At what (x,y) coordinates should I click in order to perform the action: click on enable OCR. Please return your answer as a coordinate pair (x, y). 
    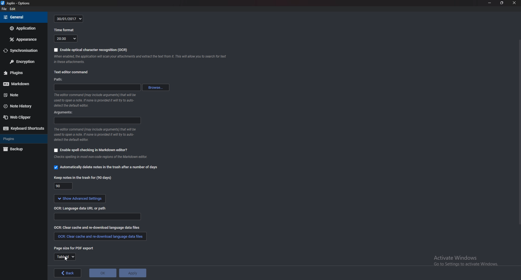
    Looking at the image, I should click on (90, 50).